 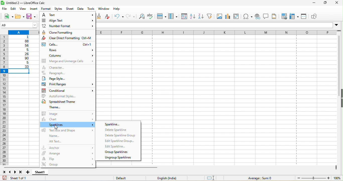 I want to click on edit pivot table, so click(x=238, y=16).